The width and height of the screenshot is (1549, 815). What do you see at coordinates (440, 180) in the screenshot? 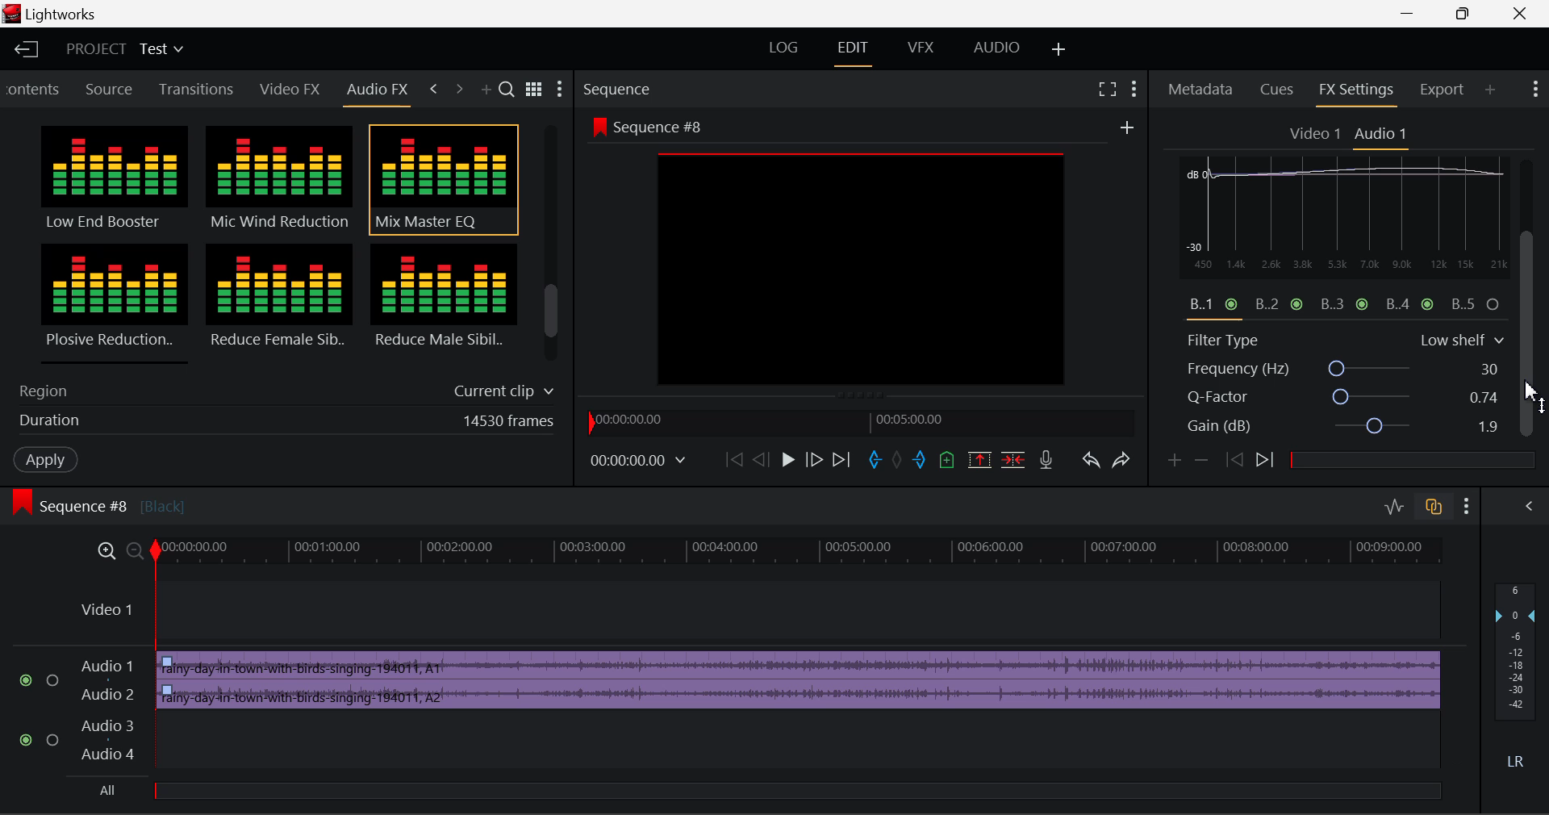
I see `Mix Master EQ` at bounding box center [440, 180].